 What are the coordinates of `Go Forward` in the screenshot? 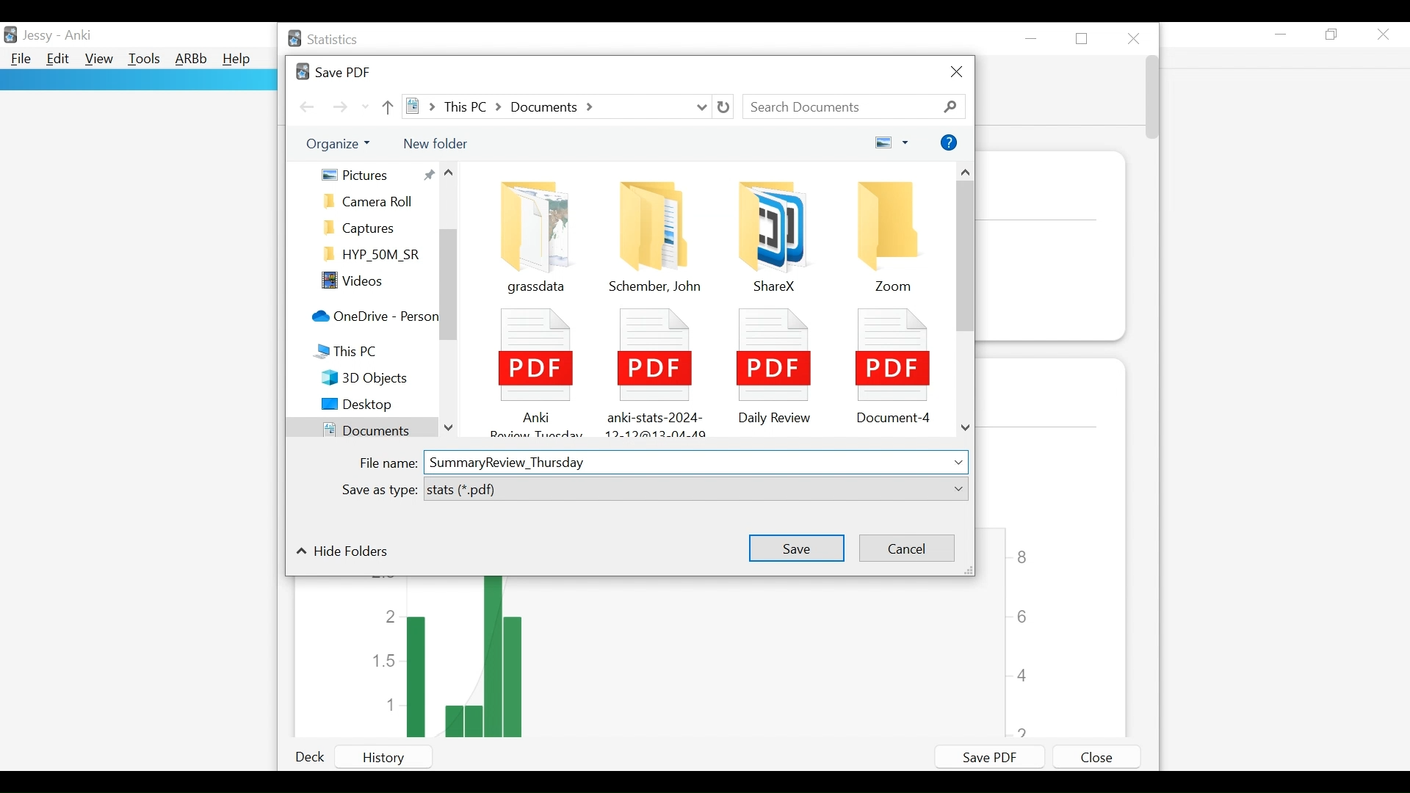 It's located at (341, 107).